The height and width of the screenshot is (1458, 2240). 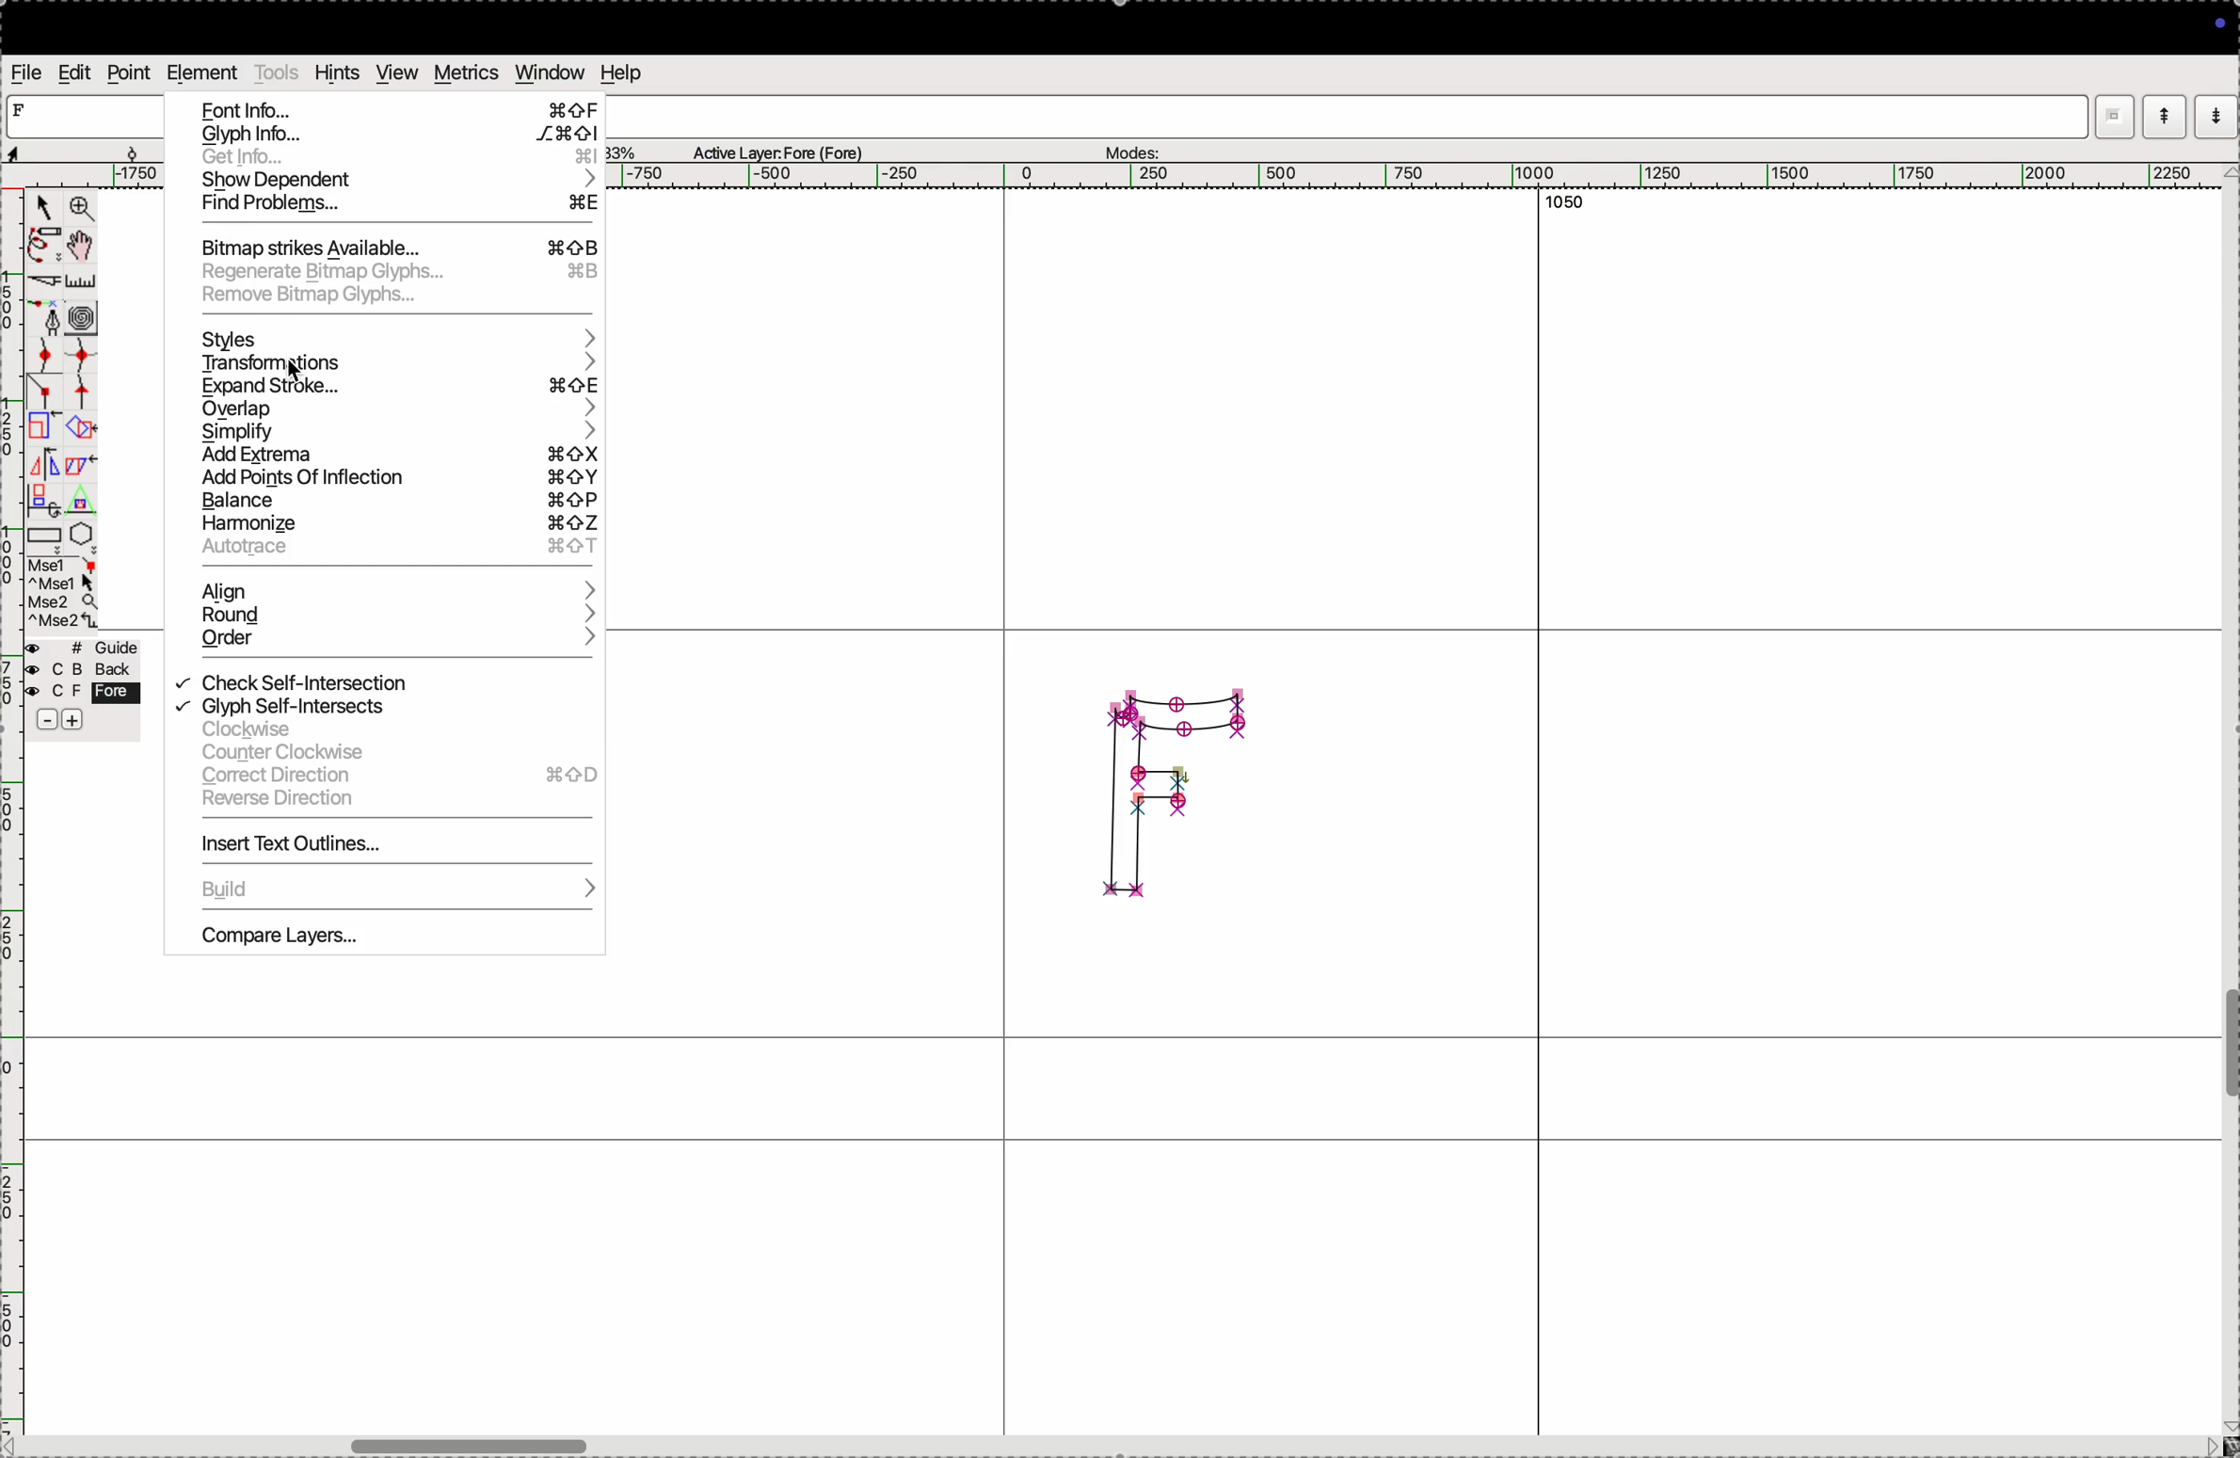 What do you see at coordinates (39, 721) in the screenshot?
I see `sbubtract` at bounding box center [39, 721].